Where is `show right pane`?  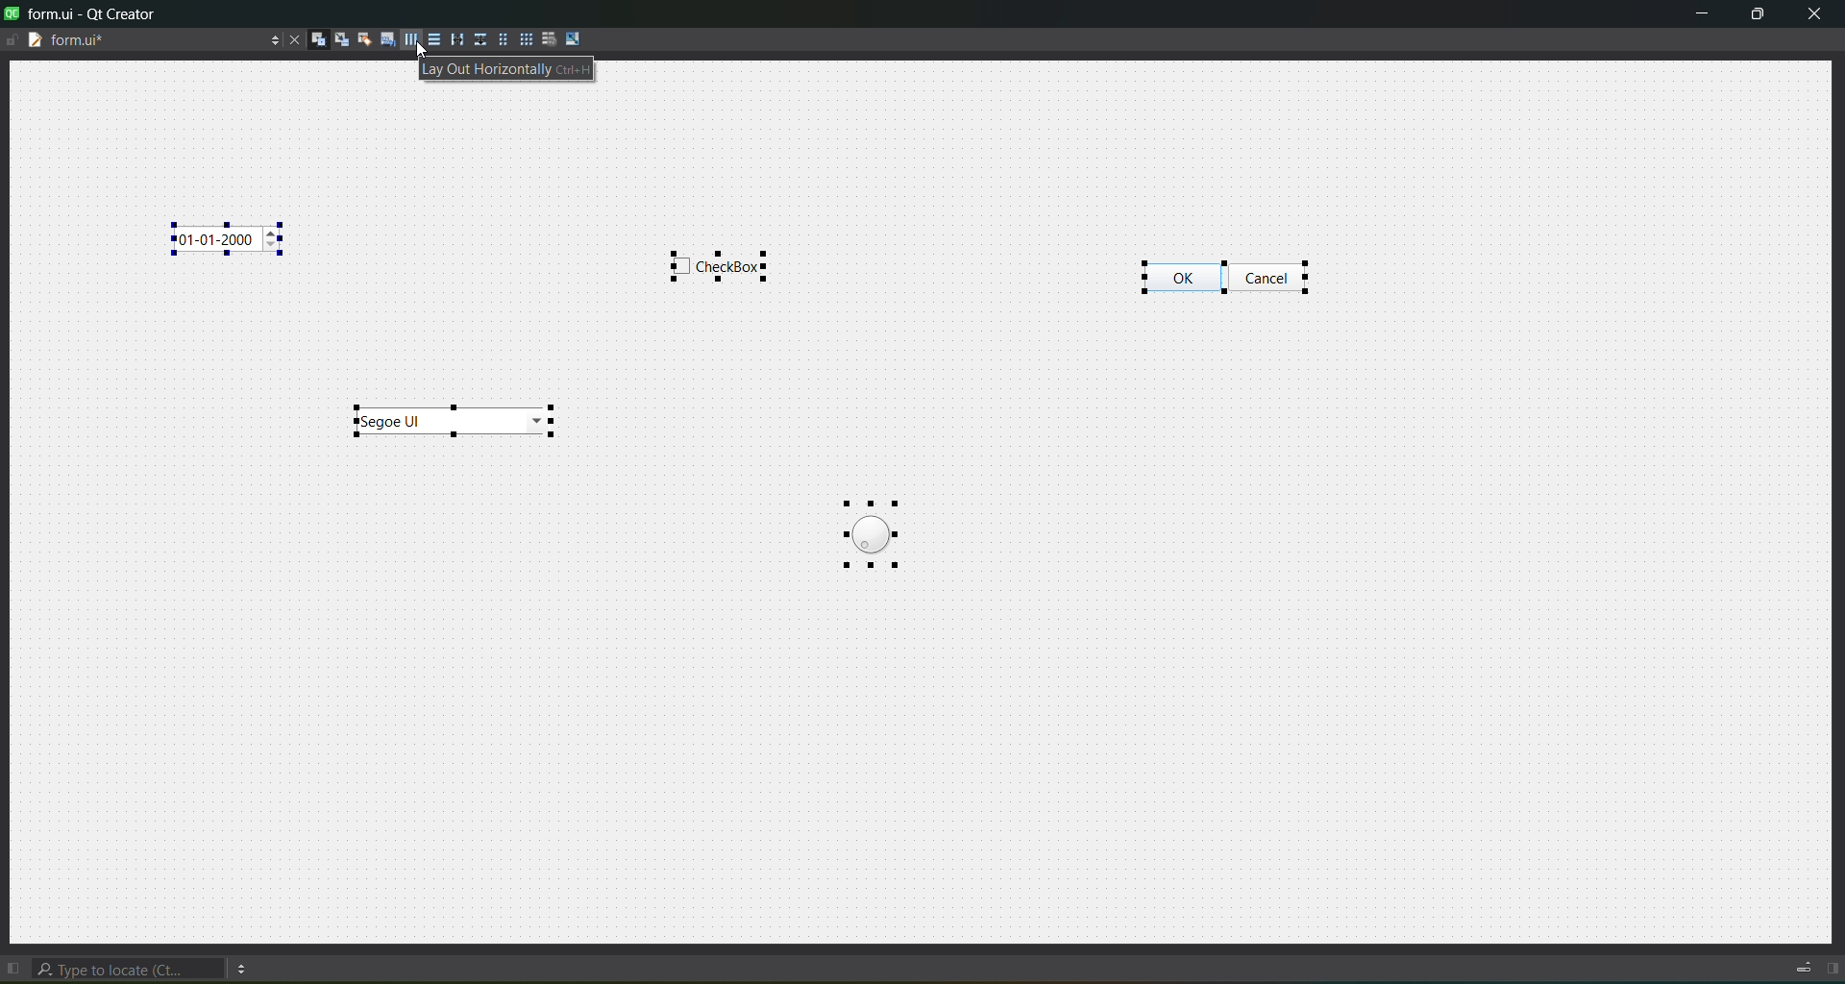
show right pane is located at coordinates (1830, 968).